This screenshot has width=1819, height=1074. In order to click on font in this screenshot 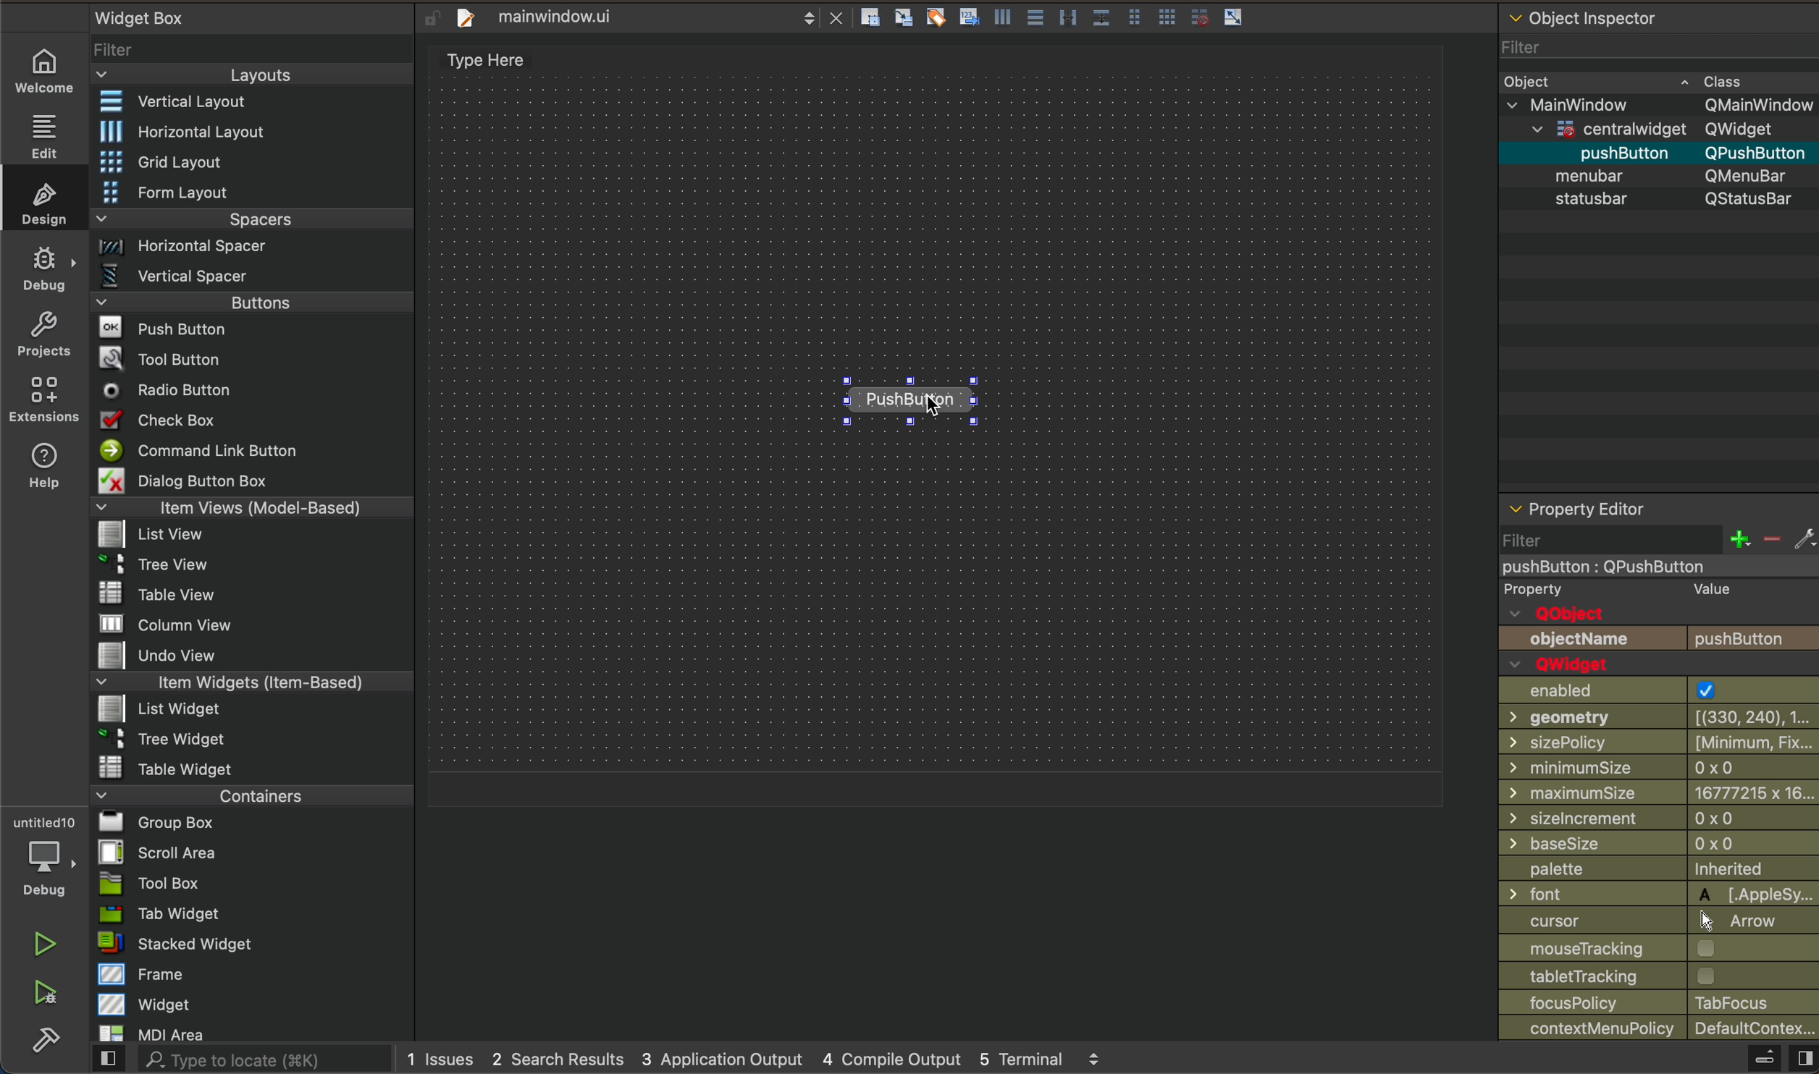, I will do `click(1659, 894)`.